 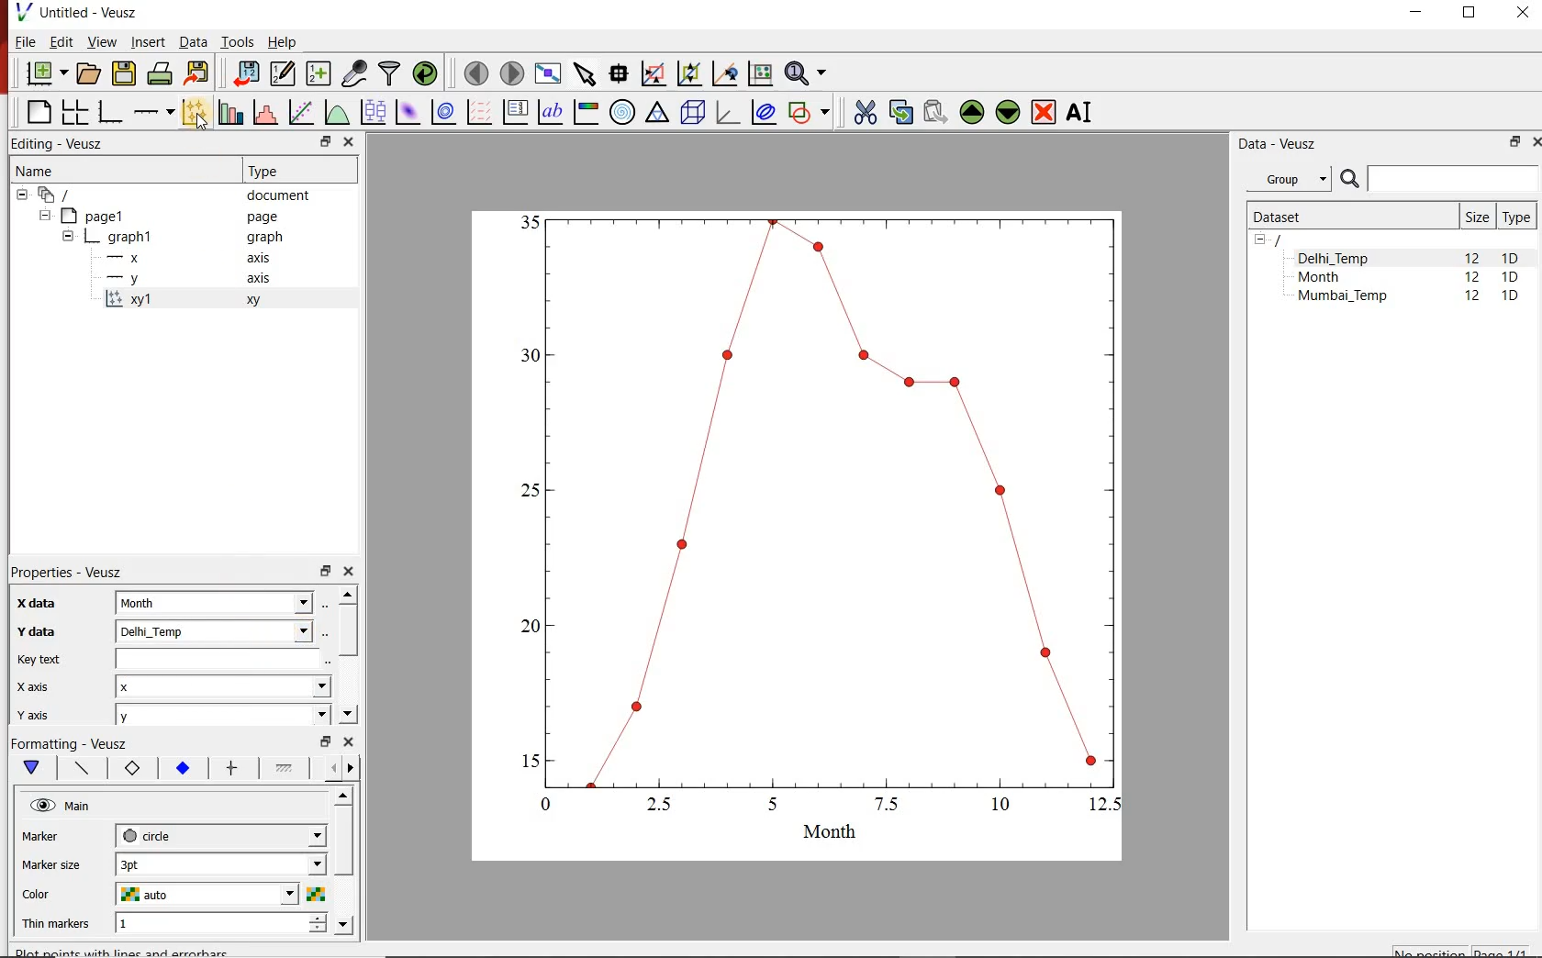 What do you see at coordinates (425, 72) in the screenshot?
I see `reload linked datasets` at bounding box center [425, 72].